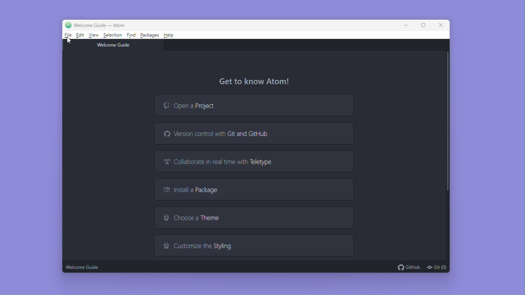  Describe the element at coordinates (255, 245) in the screenshot. I see `Customize the styling` at that location.